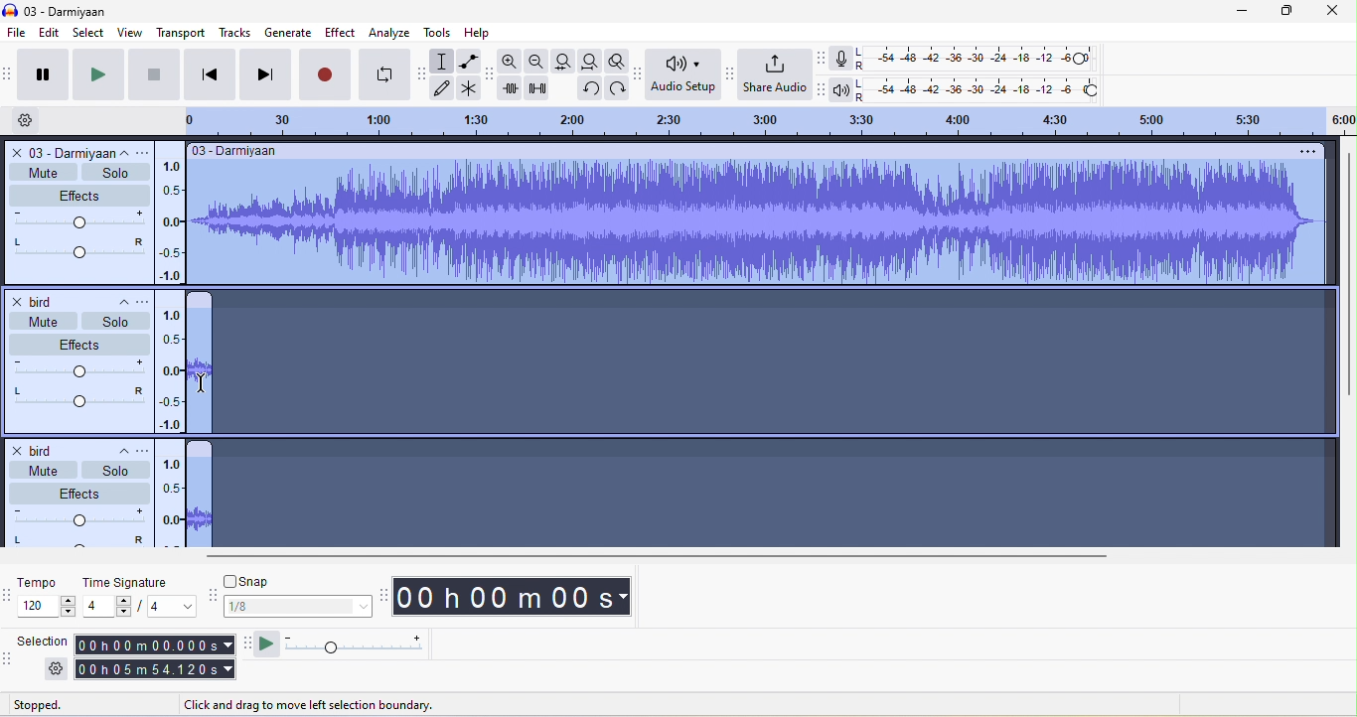 The height and width of the screenshot is (717, 1357). What do you see at coordinates (18, 33) in the screenshot?
I see `file` at bounding box center [18, 33].